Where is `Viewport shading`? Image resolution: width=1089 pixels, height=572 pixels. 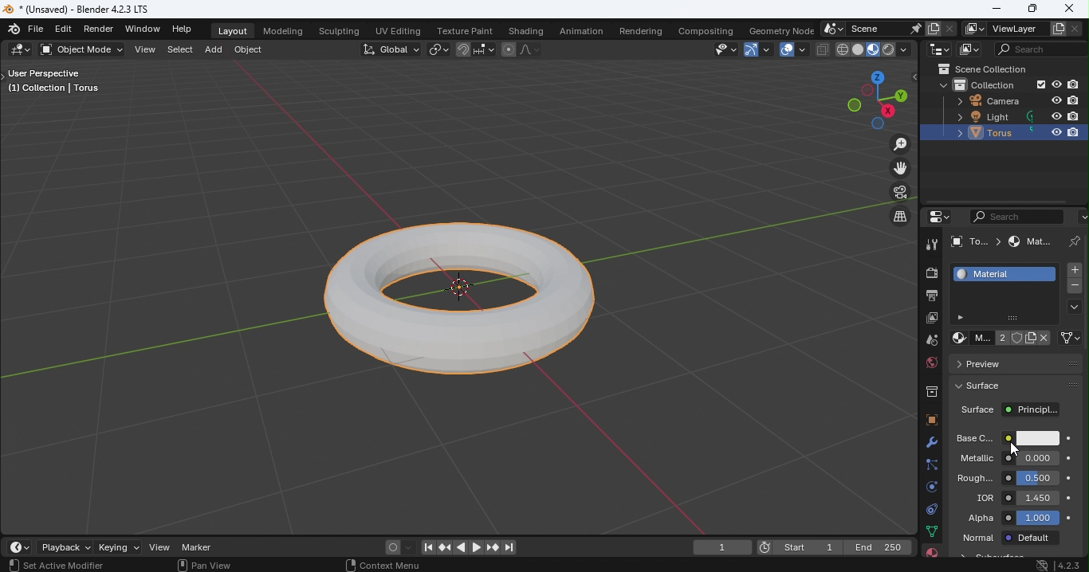
Viewport shading is located at coordinates (888, 49).